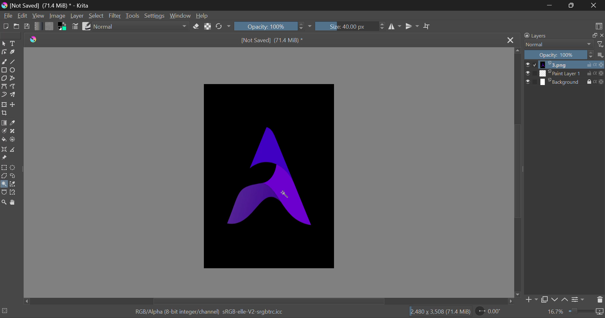 The image size is (605, 318). Describe the element at coordinates (558, 45) in the screenshot. I see `Blending Modes` at that location.